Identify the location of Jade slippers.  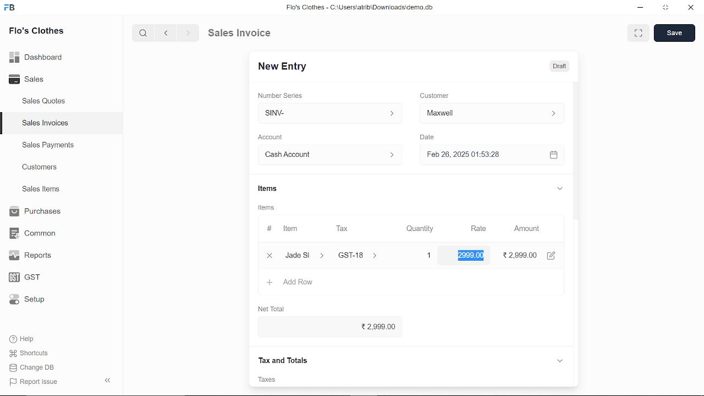
(305, 255).